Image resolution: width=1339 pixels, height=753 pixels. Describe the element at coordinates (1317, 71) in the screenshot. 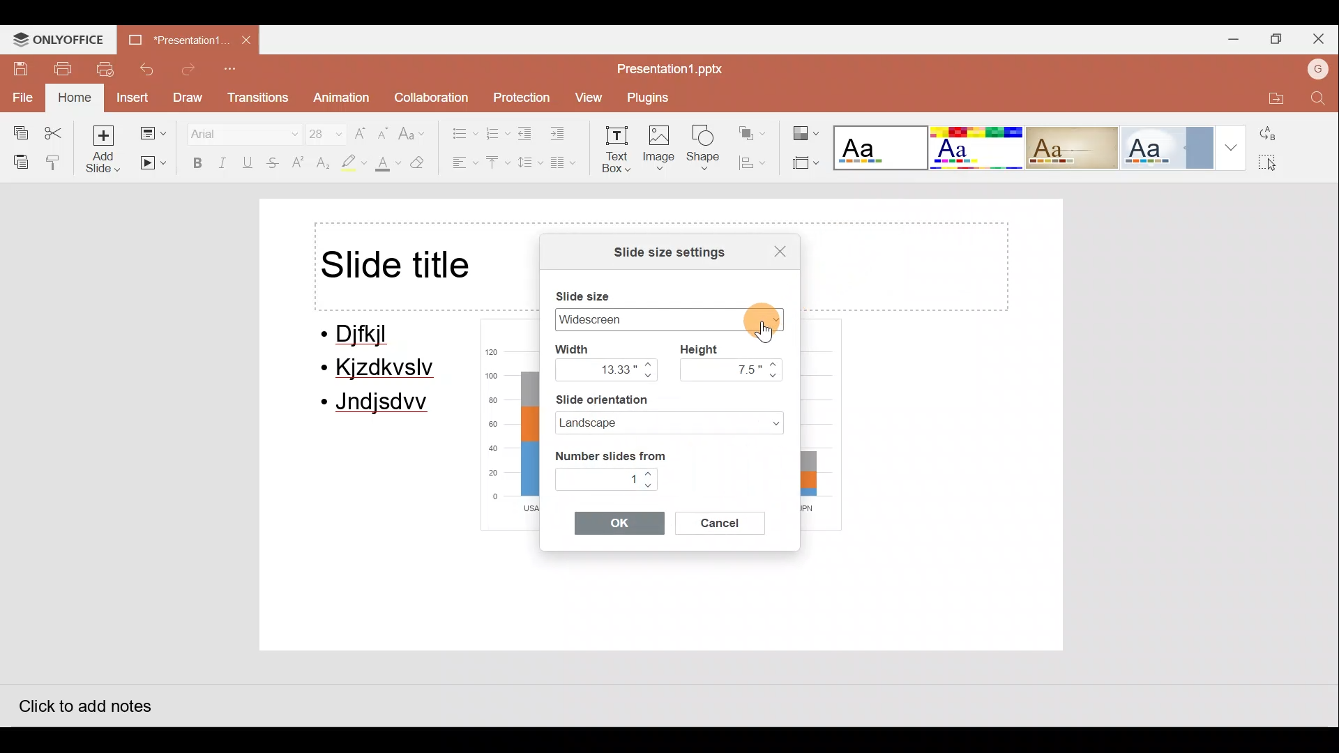

I see `Account name` at that location.